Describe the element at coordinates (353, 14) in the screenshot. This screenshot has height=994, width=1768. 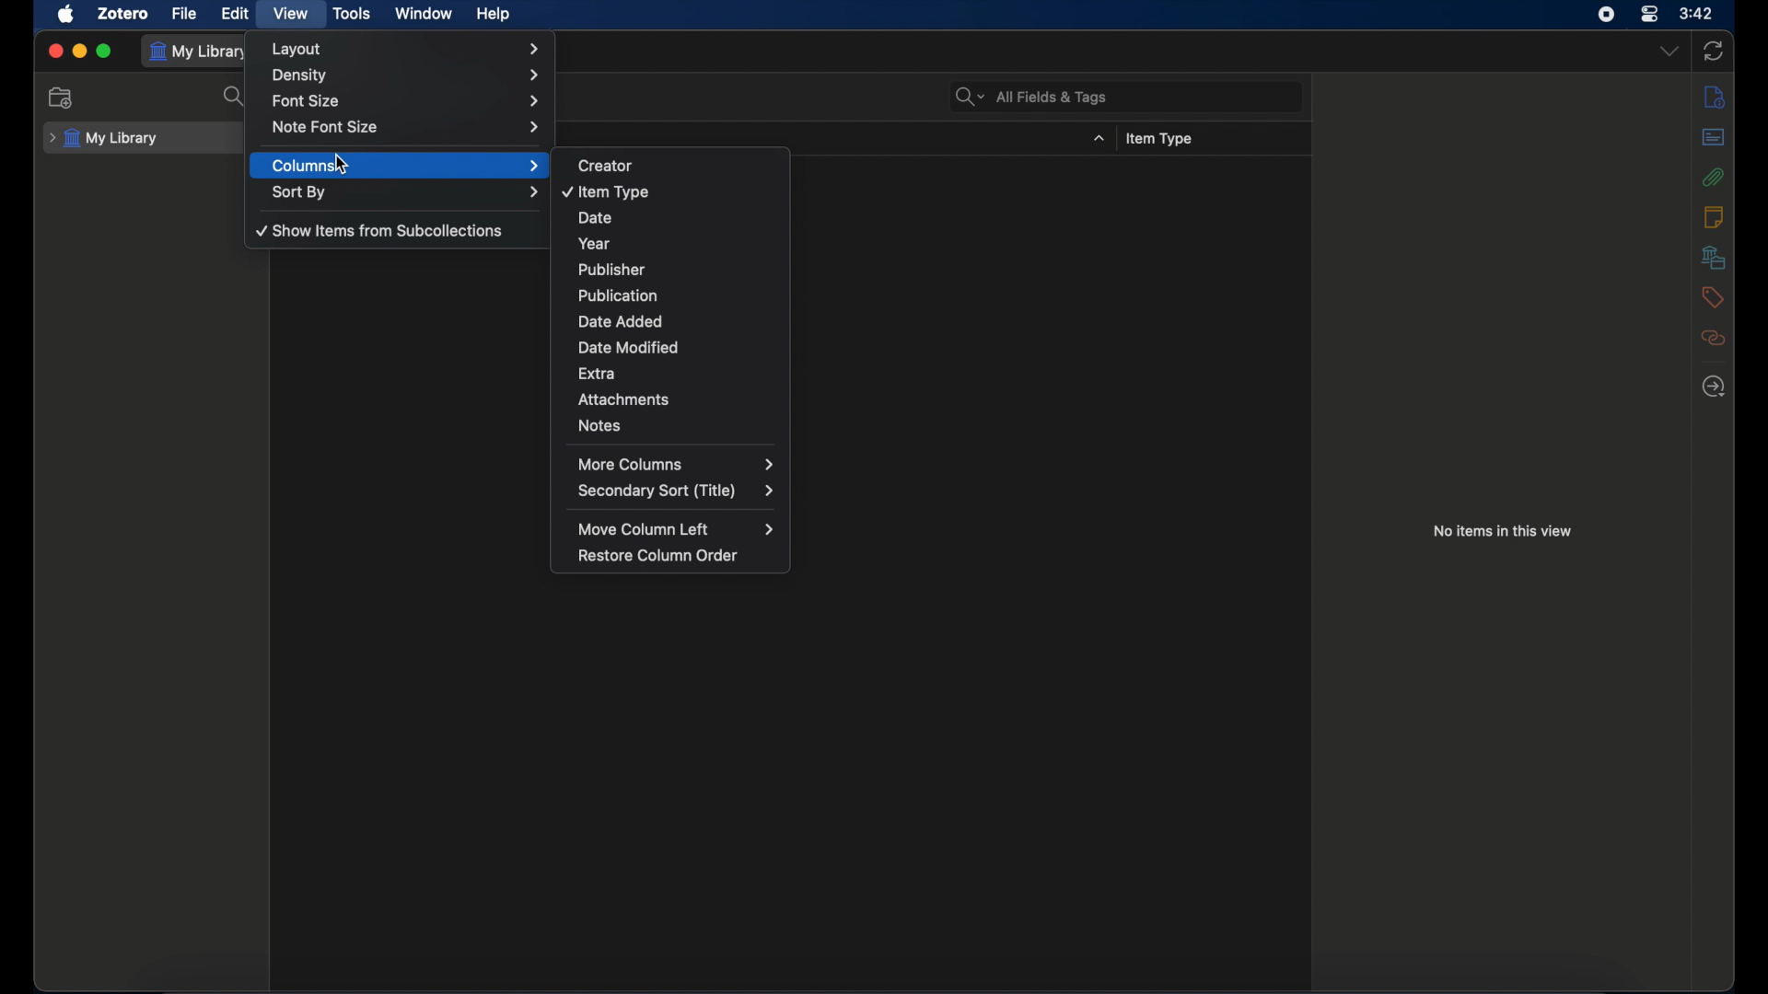
I see `tools` at that location.